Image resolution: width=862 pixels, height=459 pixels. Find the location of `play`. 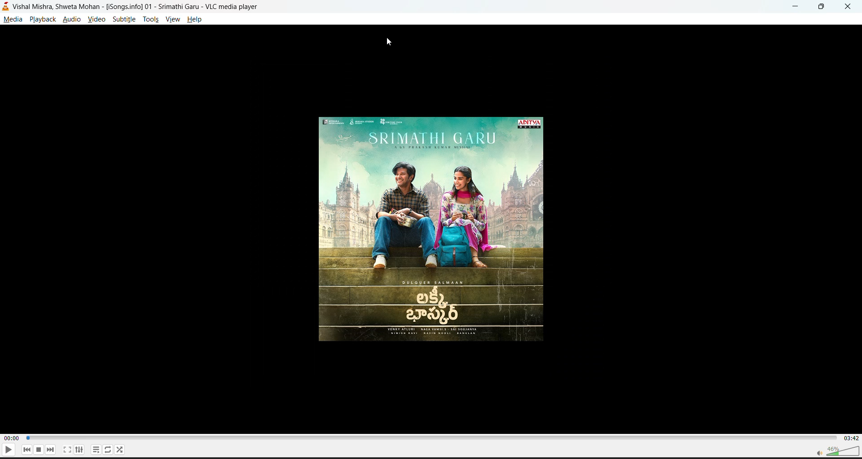

play is located at coordinates (8, 451).